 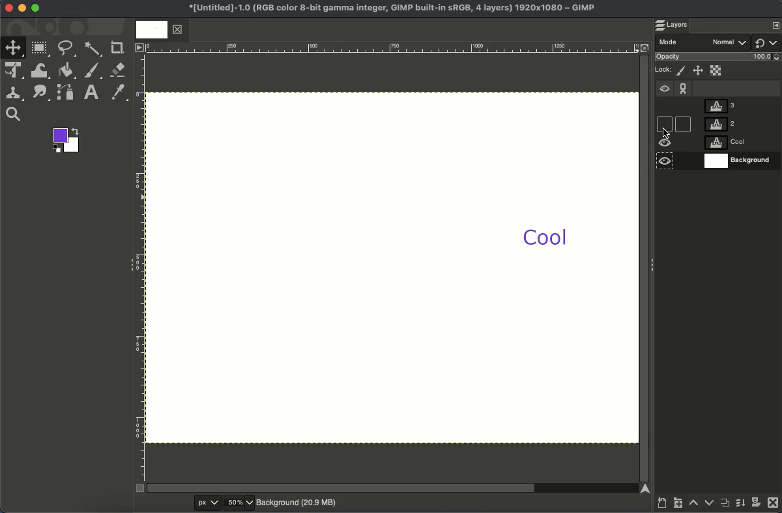 I want to click on Scroll, so click(x=393, y=488).